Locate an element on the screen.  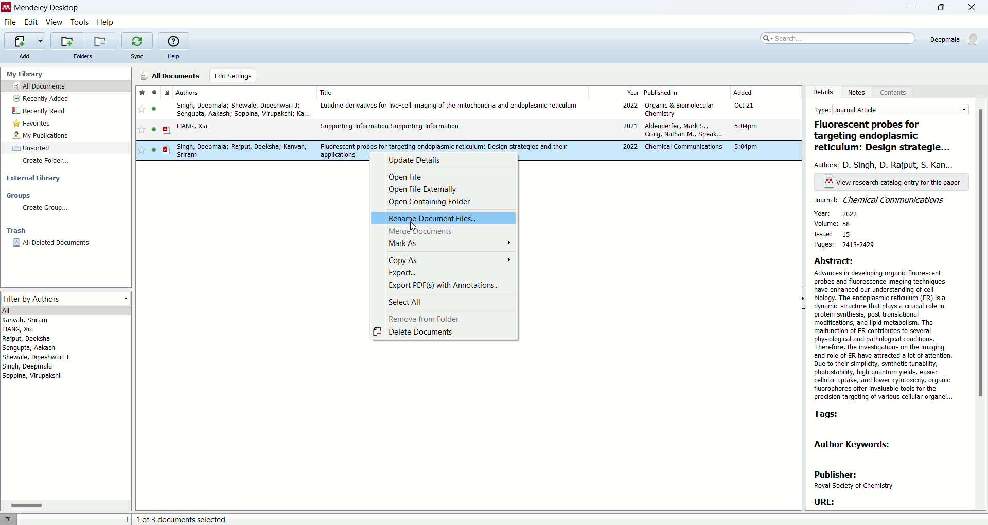
groups is located at coordinates (18, 197).